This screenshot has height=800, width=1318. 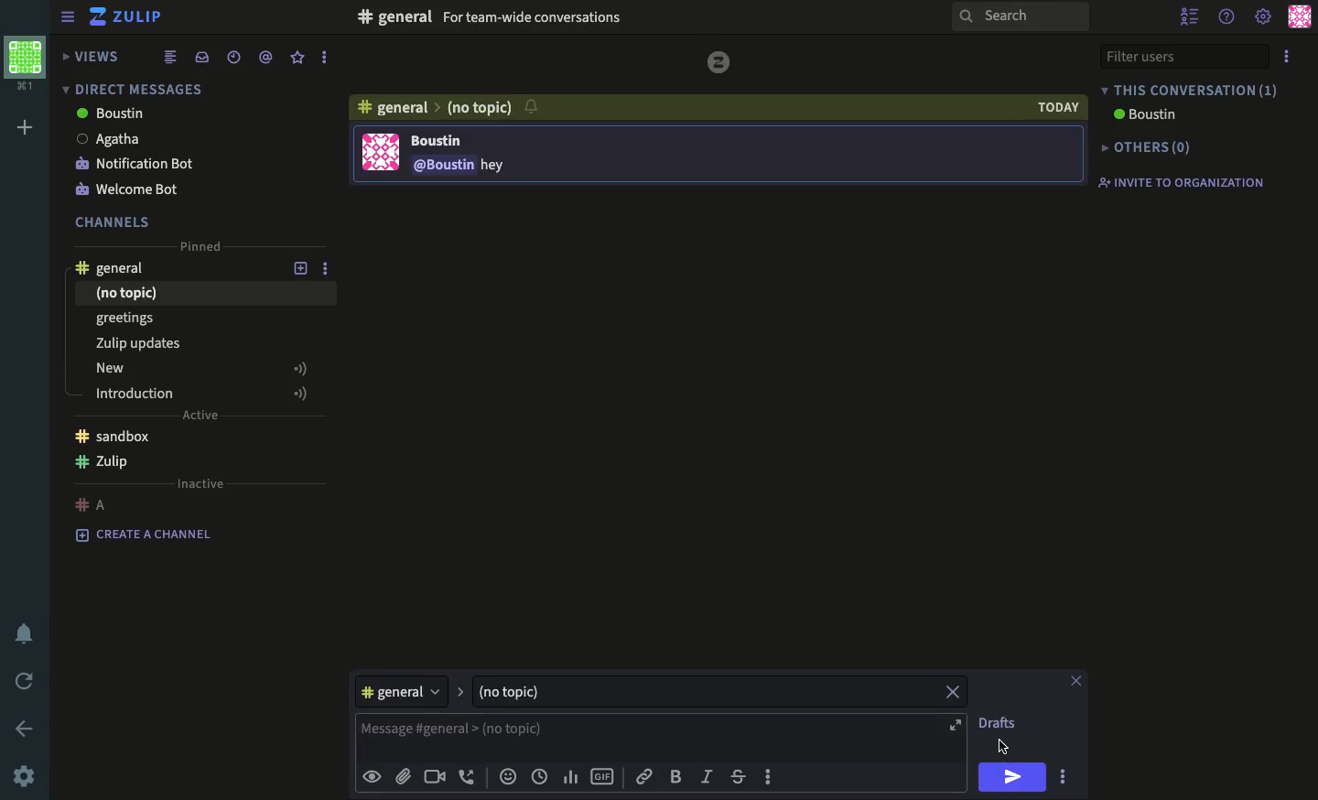 I want to click on #A, so click(x=94, y=500).